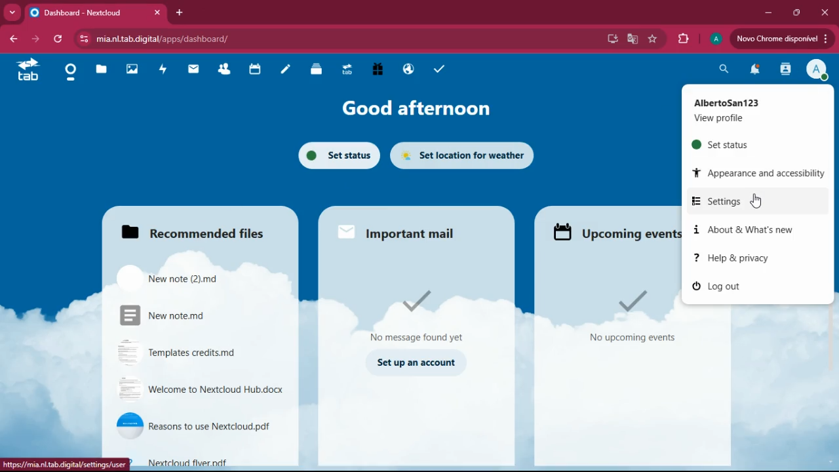 This screenshot has height=472, width=839. I want to click on activity, so click(161, 70).